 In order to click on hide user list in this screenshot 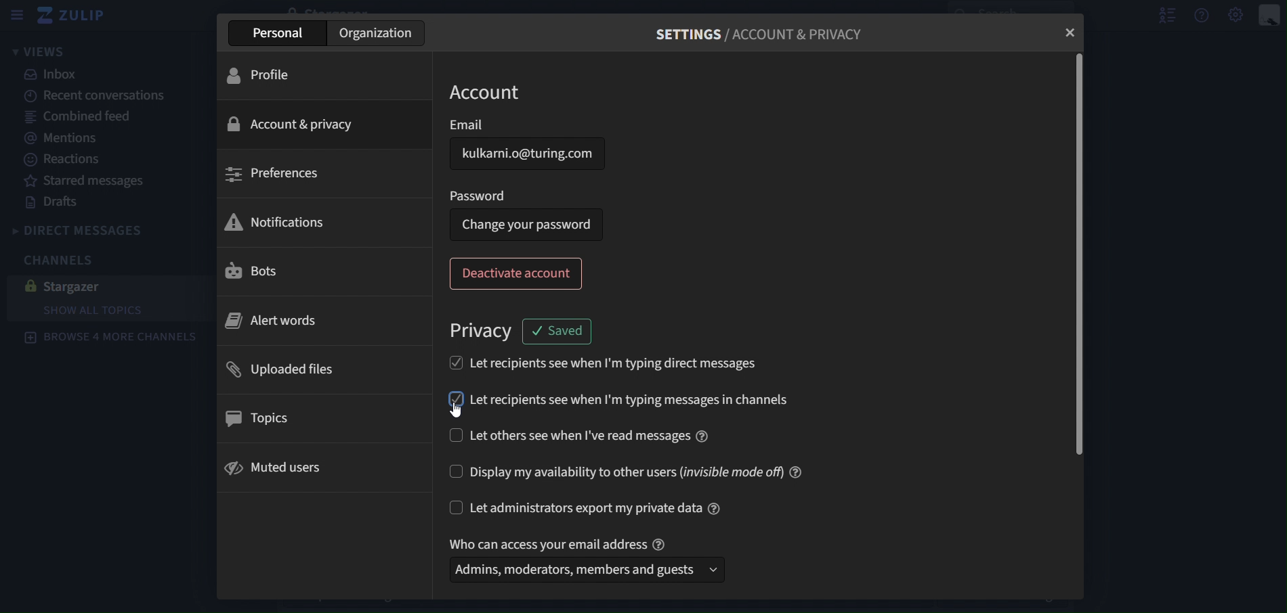, I will do `click(1170, 18)`.